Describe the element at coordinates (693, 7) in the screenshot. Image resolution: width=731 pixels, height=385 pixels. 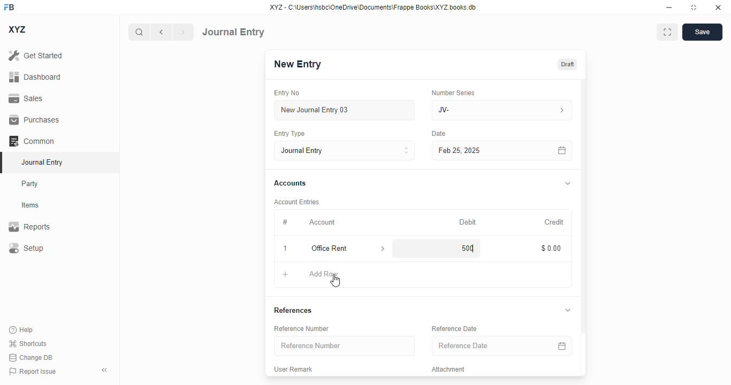
I see `toggle maximize` at that location.